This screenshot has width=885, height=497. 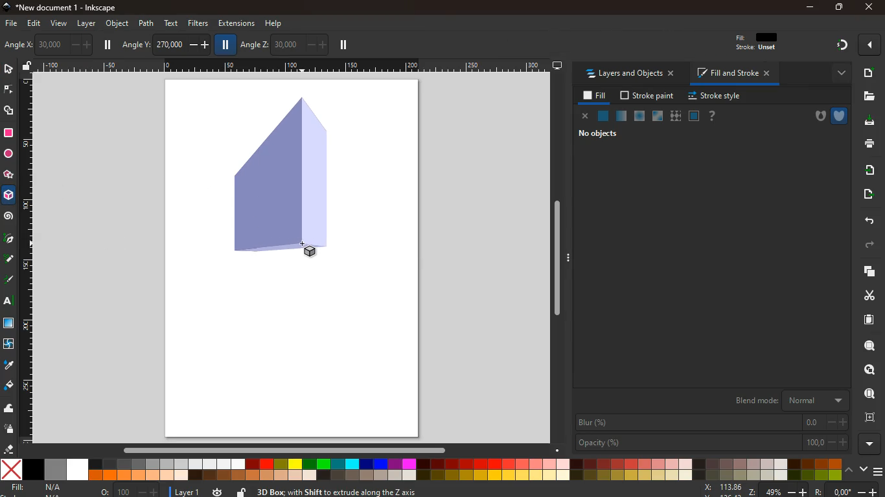 I want to click on inkscape, so click(x=70, y=8).